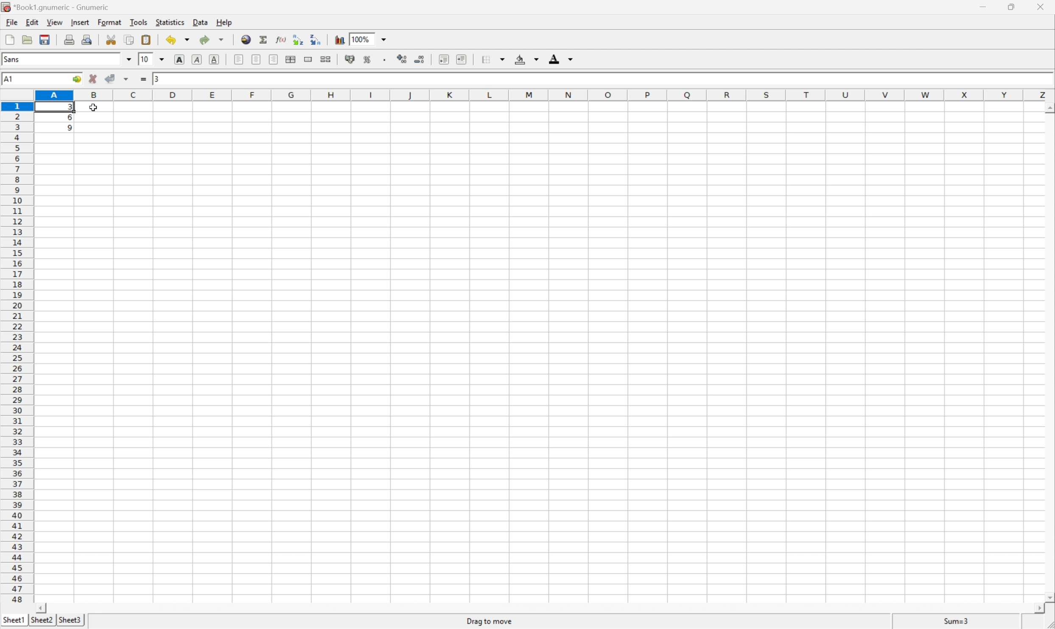 This screenshot has width=1055, height=629. What do you see at coordinates (316, 39) in the screenshot?
I see `Sort the selected region in descending order based on the first column selected` at bounding box center [316, 39].